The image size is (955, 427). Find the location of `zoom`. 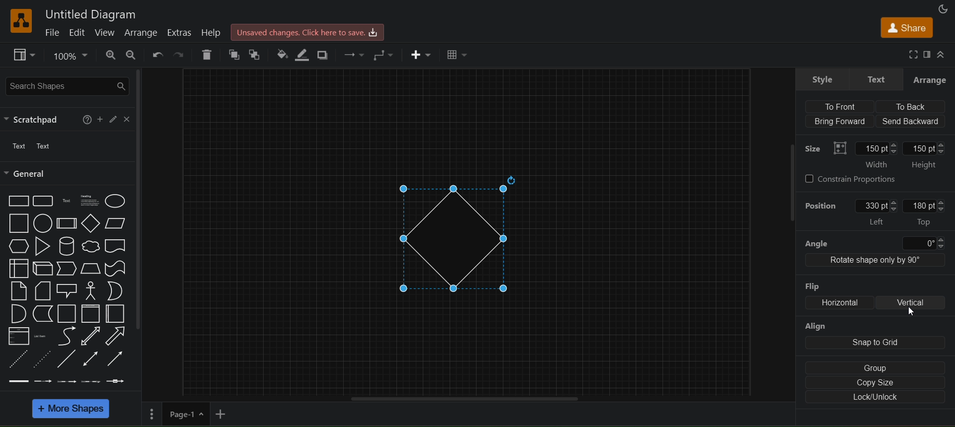

zoom is located at coordinates (70, 55).